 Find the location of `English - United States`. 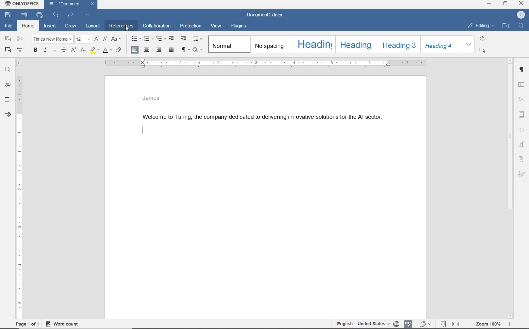

English - United States is located at coordinates (359, 324).